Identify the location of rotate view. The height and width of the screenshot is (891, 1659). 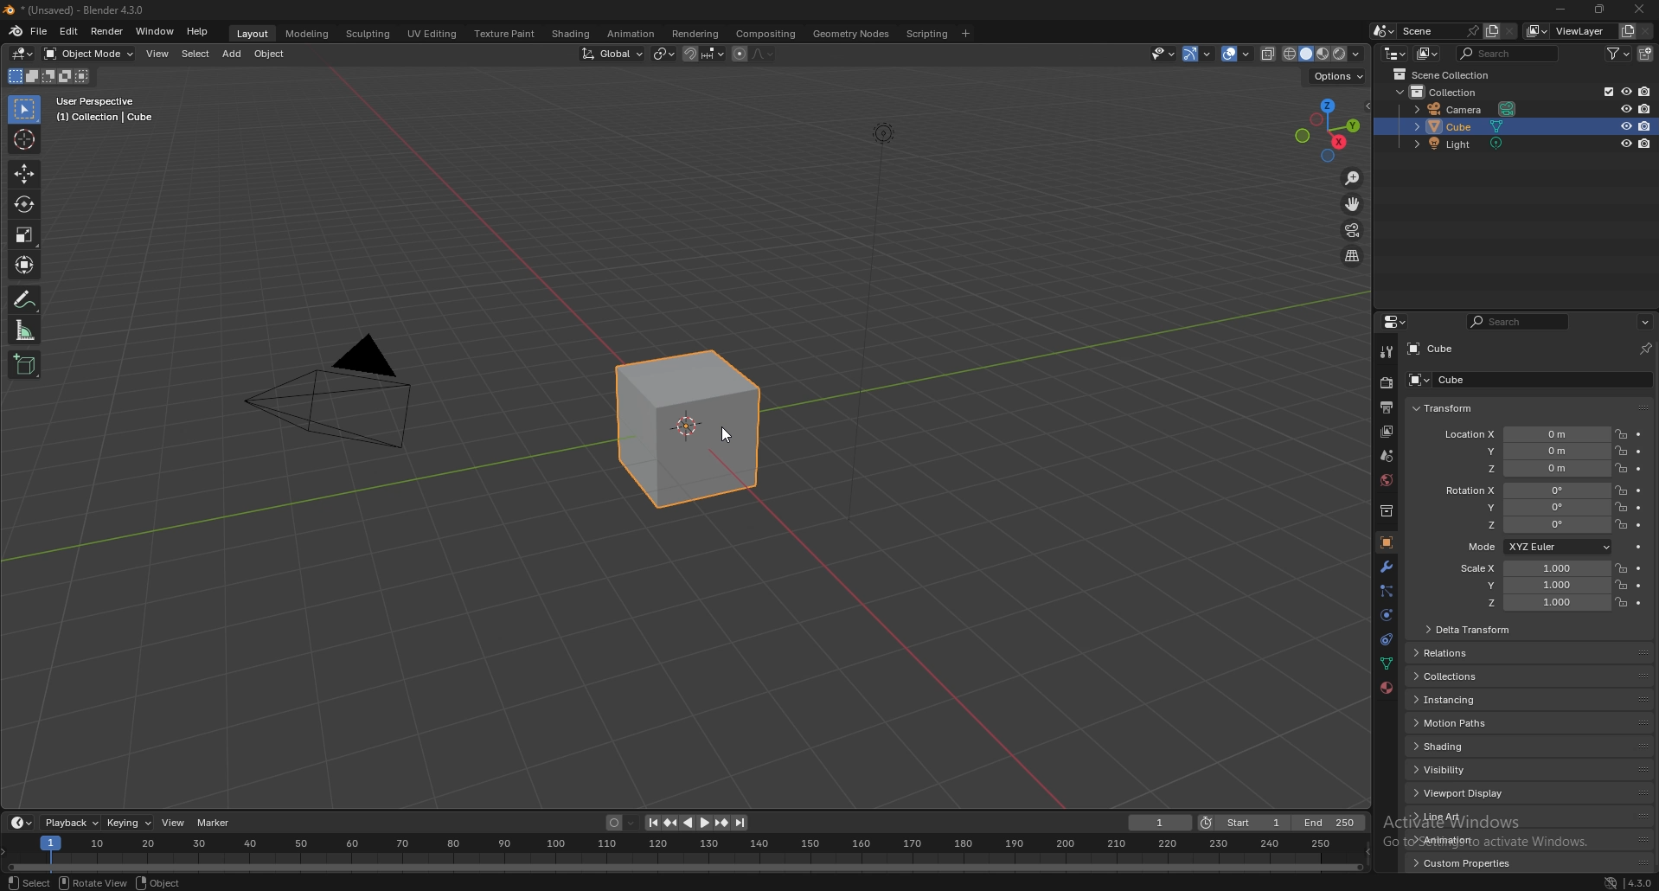
(93, 882).